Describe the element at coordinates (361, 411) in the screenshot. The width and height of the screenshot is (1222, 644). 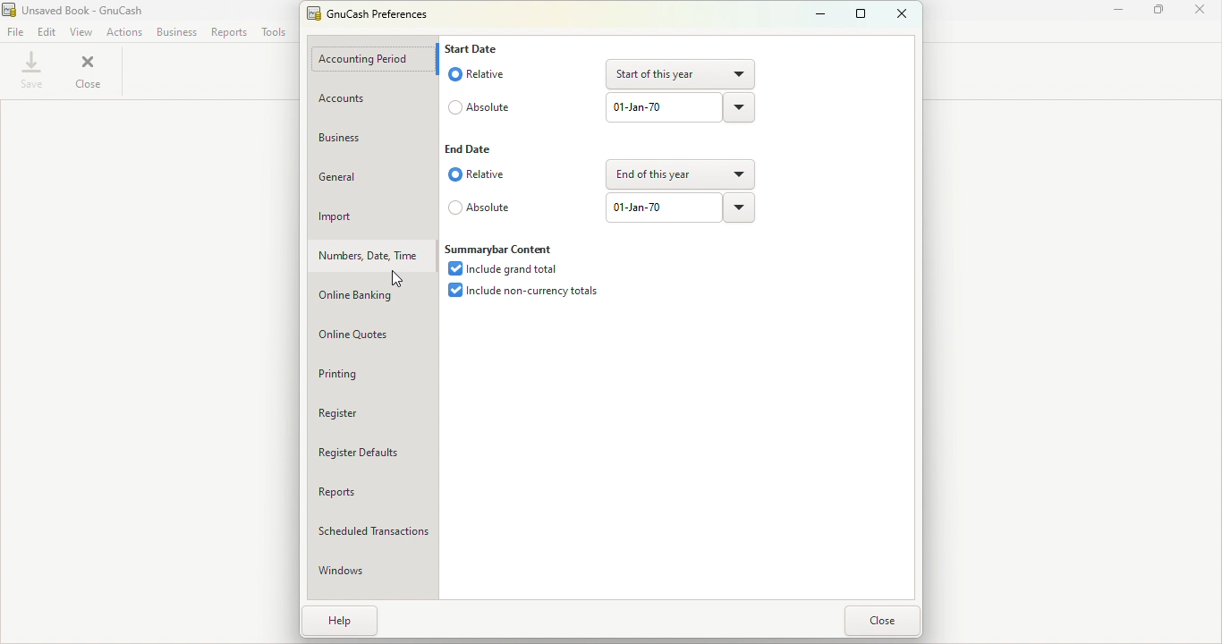
I see `Register` at that location.